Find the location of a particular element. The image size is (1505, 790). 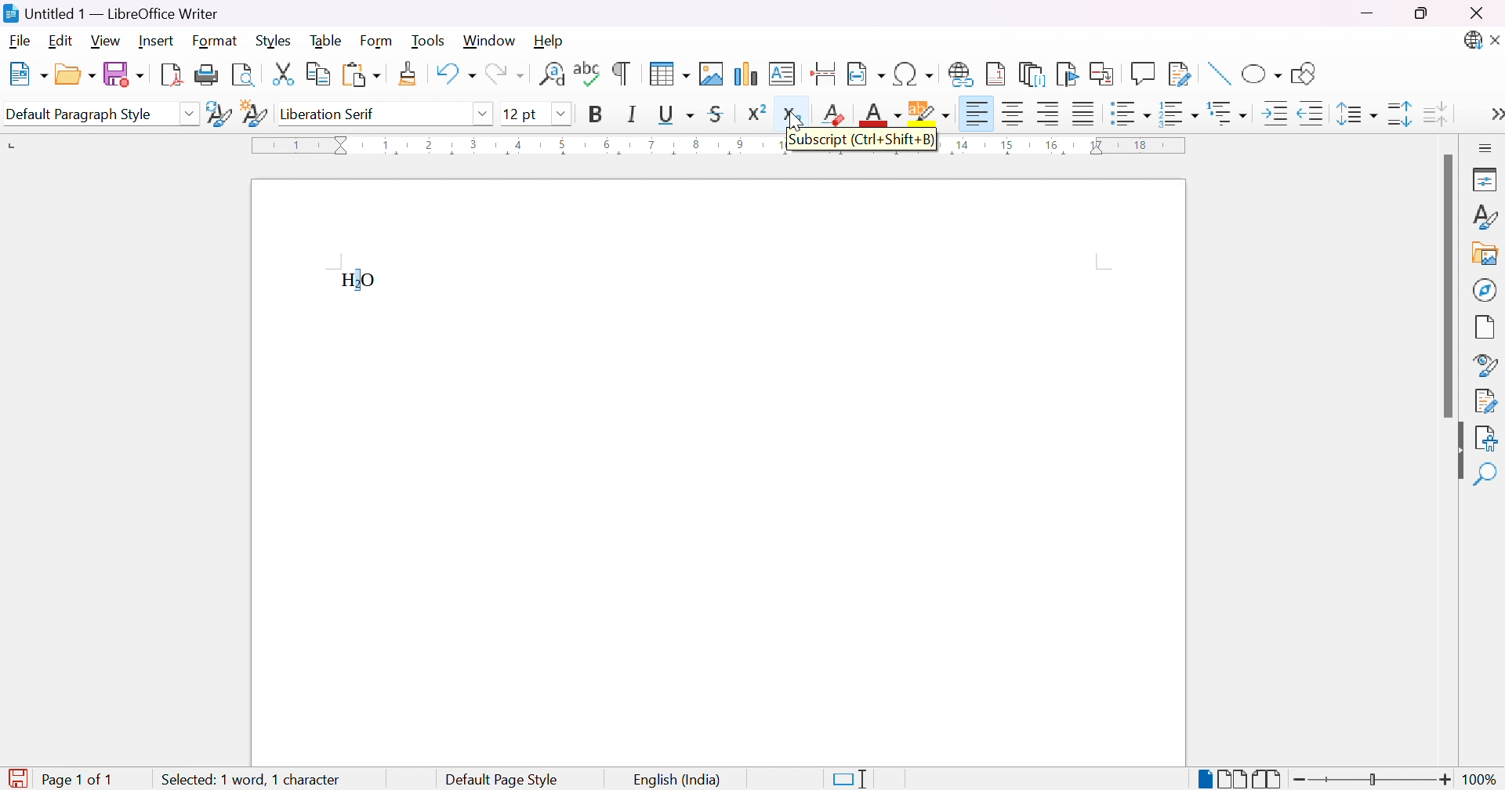

Tools is located at coordinates (431, 42).